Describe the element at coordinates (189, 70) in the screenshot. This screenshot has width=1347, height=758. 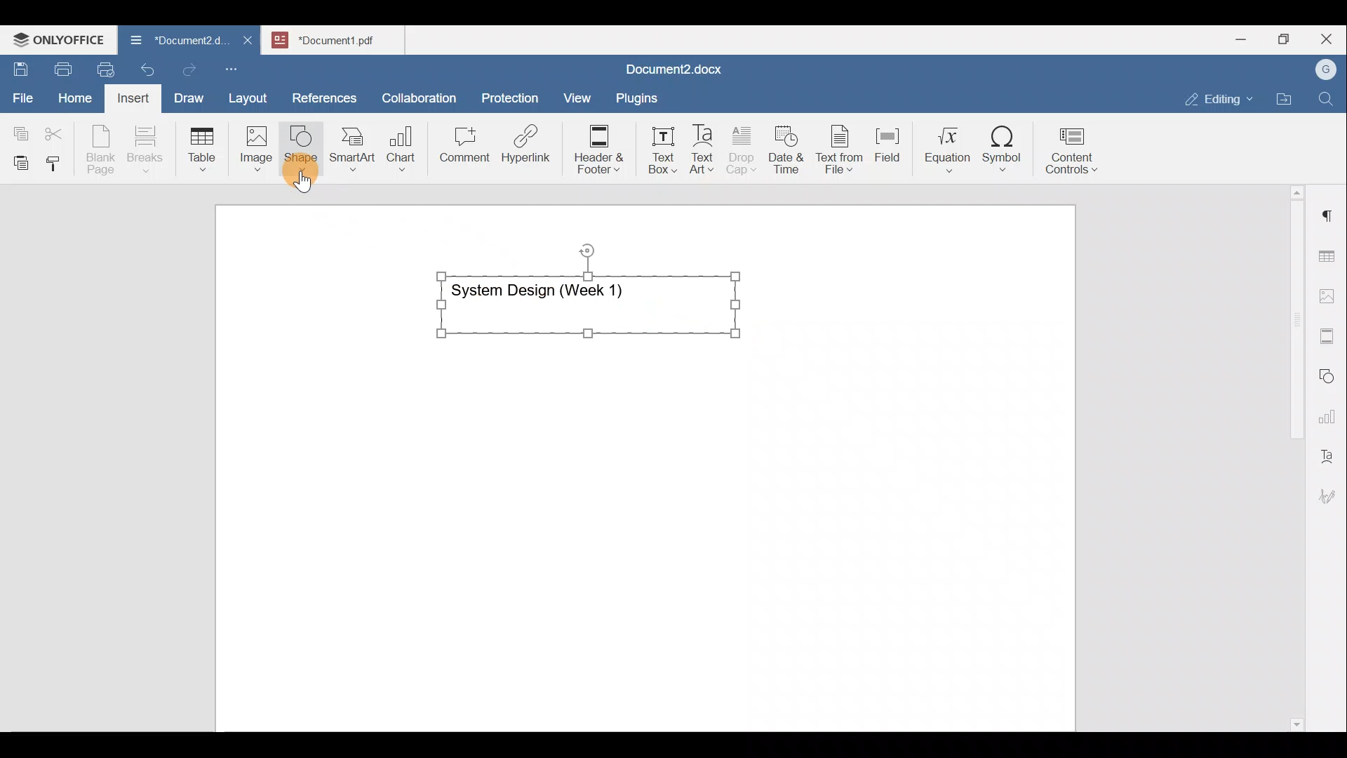
I see `Redo` at that location.